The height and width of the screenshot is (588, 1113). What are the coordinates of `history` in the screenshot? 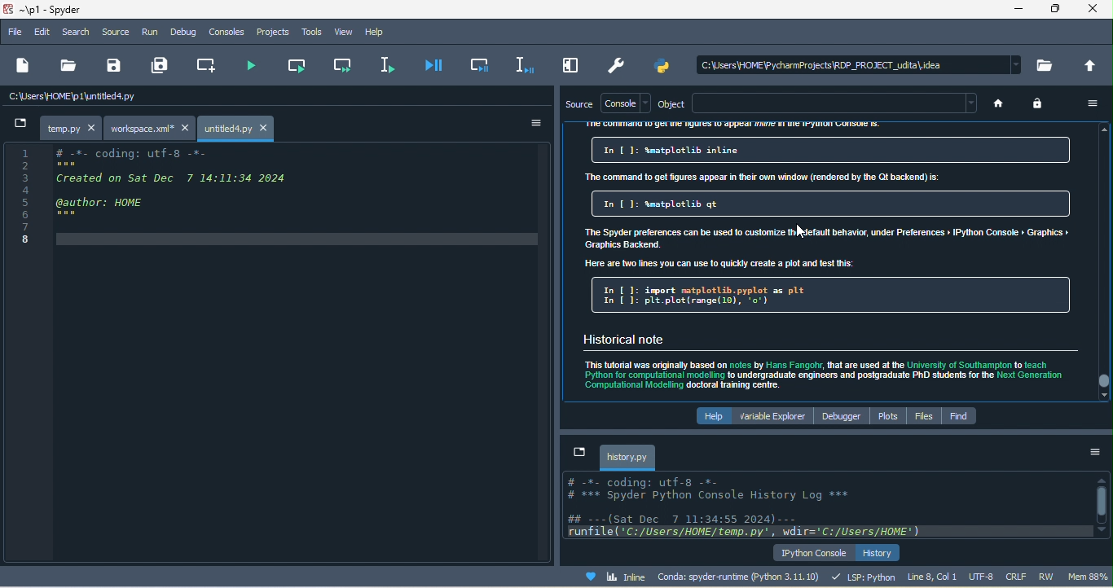 It's located at (879, 553).